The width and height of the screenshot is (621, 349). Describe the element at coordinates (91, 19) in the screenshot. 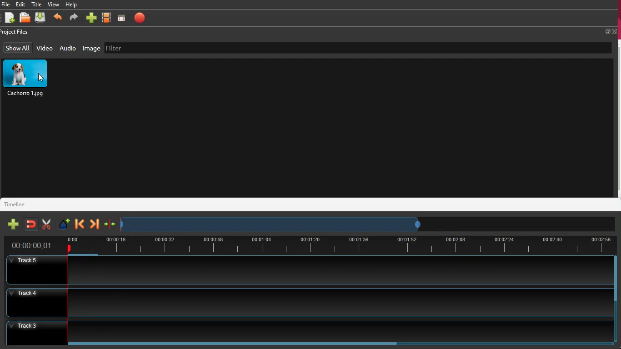

I see `add` at that location.